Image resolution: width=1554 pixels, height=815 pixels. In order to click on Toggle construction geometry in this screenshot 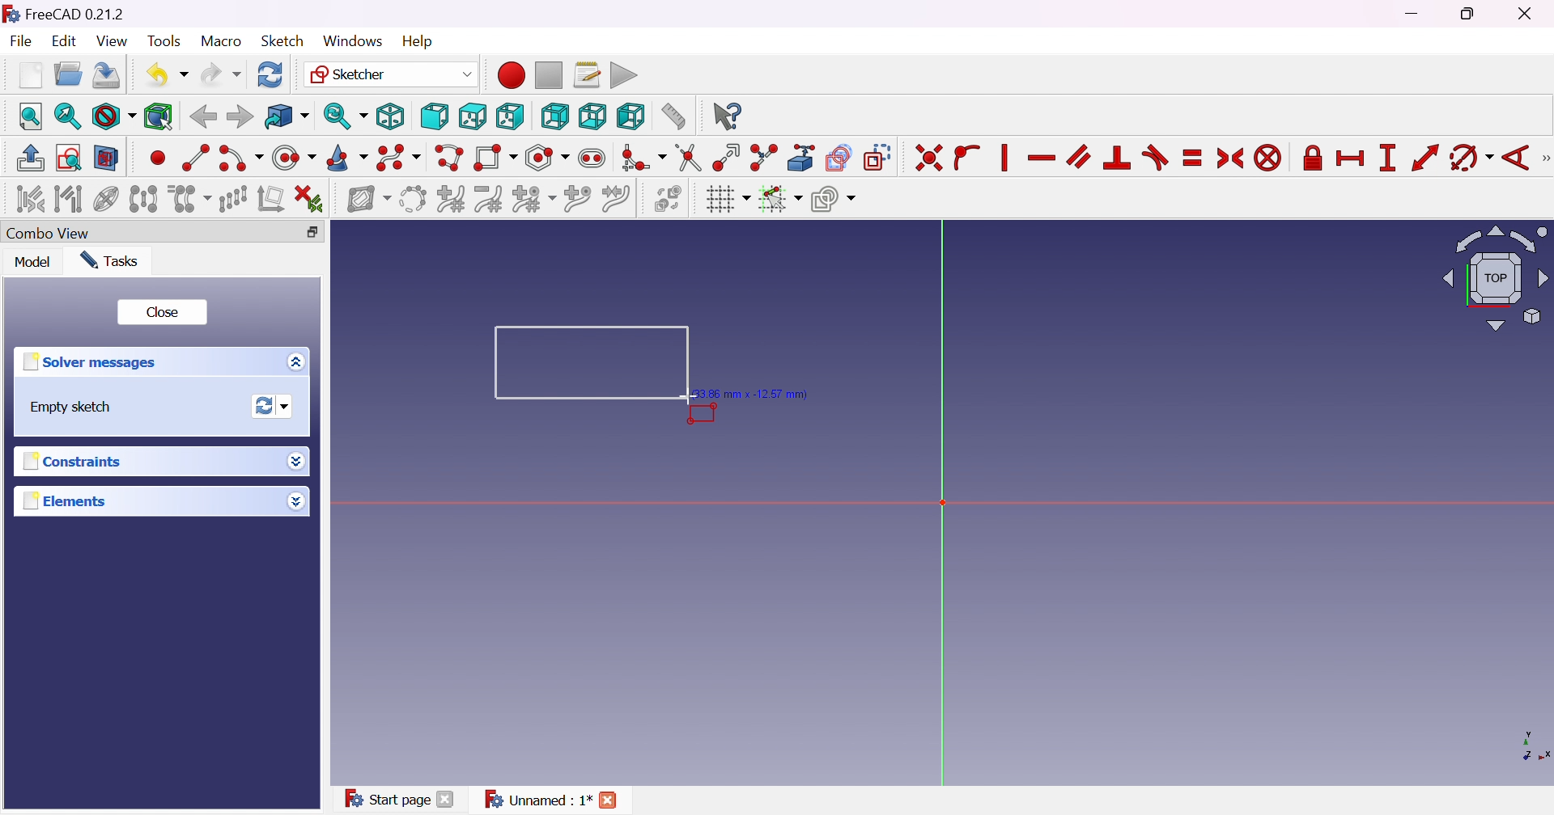, I will do `click(879, 158)`.